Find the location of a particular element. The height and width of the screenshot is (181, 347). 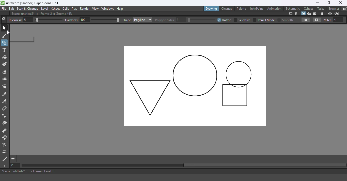

Hardness is located at coordinates (77, 20).